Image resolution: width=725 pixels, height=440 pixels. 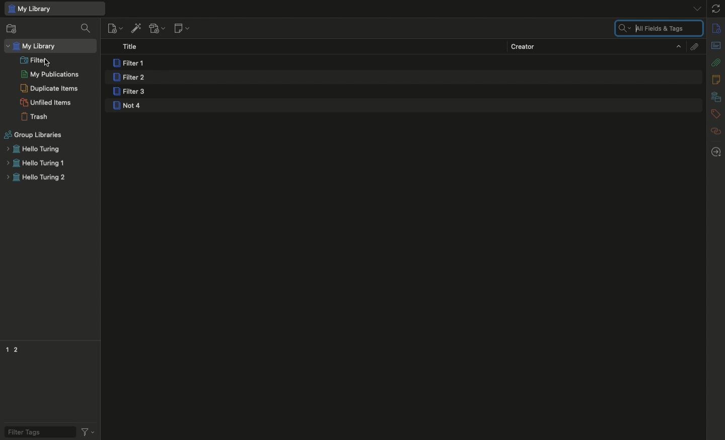 What do you see at coordinates (50, 75) in the screenshot?
I see `My publications` at bounding box center [50, 75].